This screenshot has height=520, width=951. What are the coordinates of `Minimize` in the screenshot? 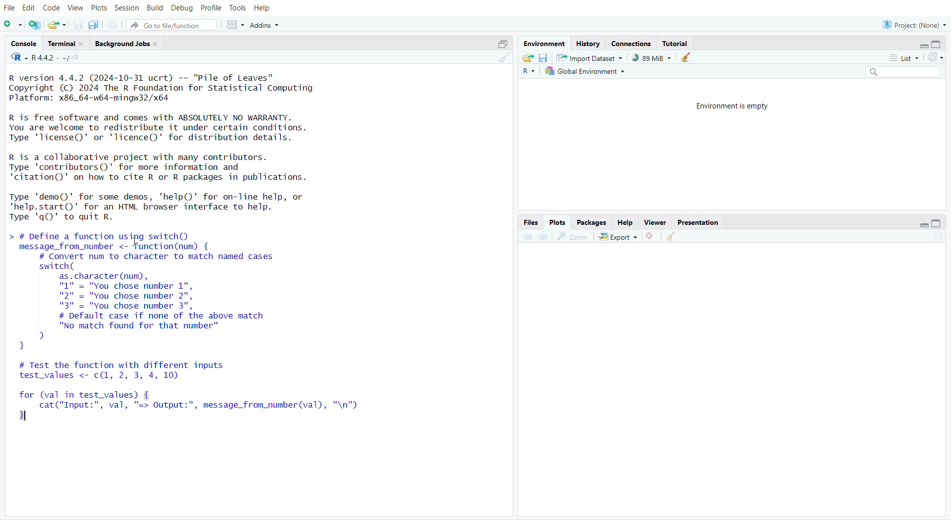 It's located at (922, 224).